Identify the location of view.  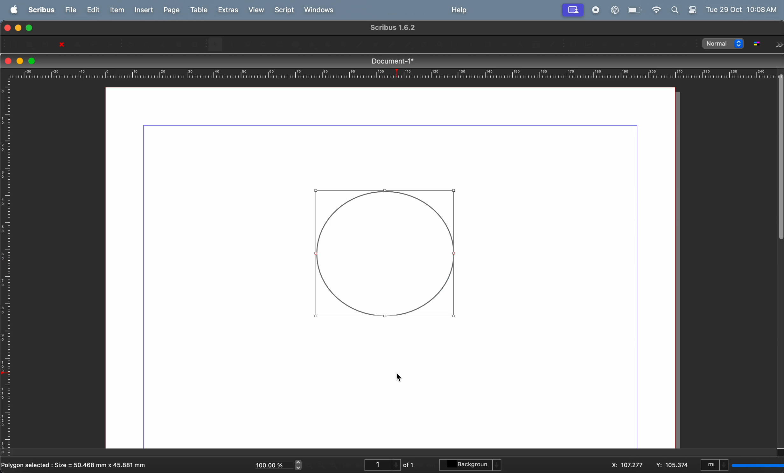
(256, 10).